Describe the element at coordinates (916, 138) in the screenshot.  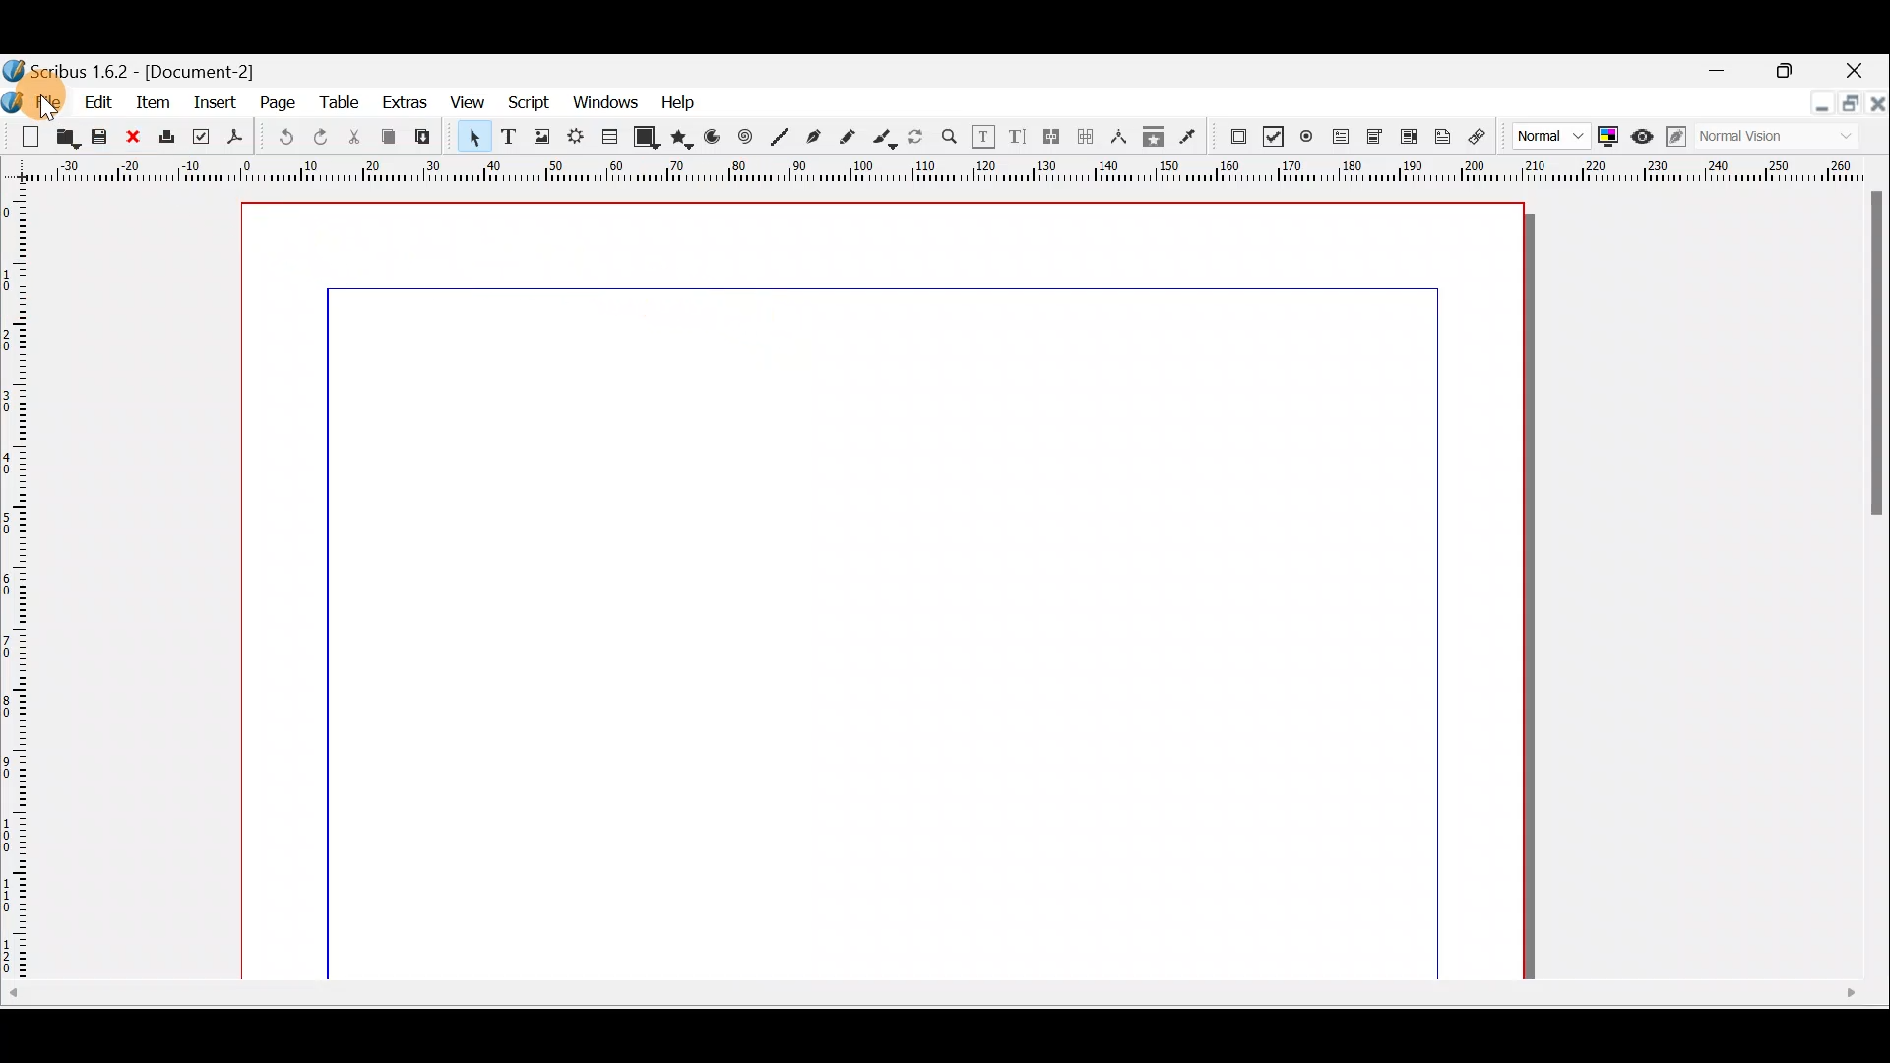
I see `Rotate item` at that location.